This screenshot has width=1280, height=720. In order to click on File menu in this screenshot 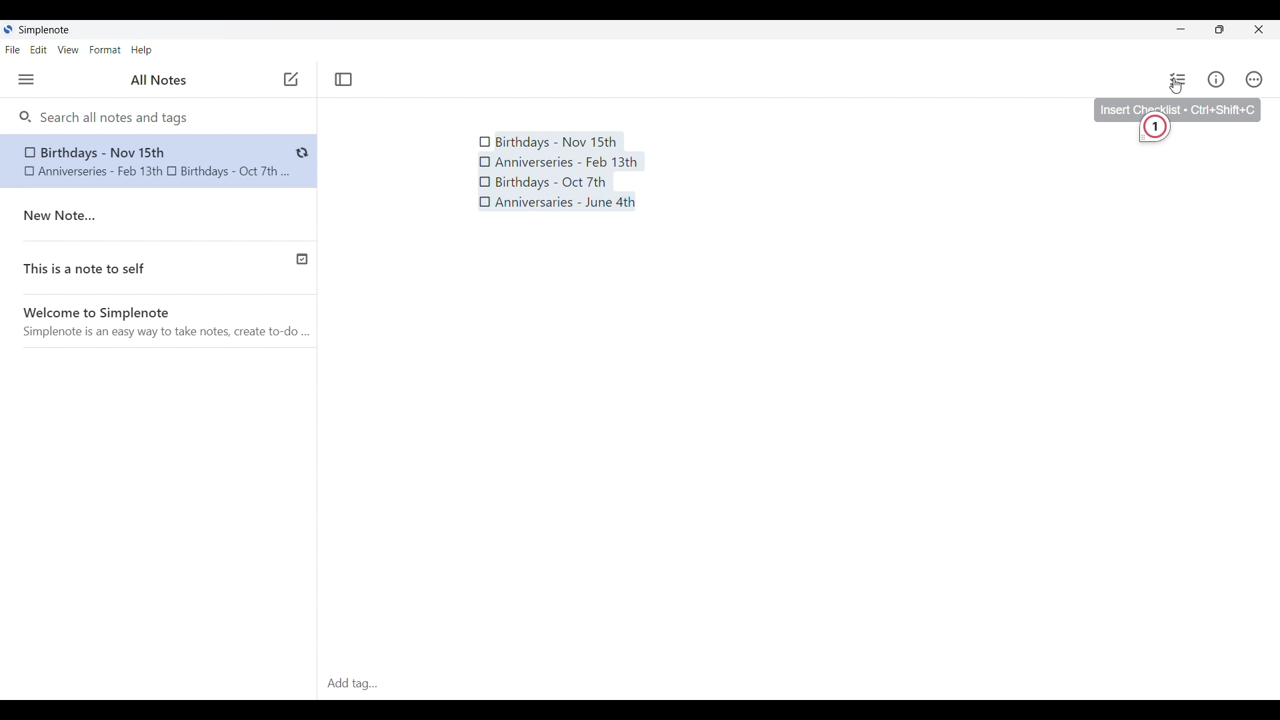, I will do `click(13, 49)`.